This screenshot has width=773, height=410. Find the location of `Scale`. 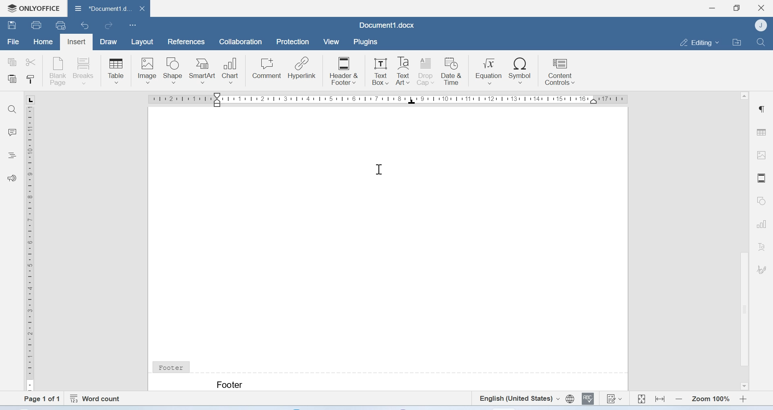

Scale is located at coordinates (31, 247).